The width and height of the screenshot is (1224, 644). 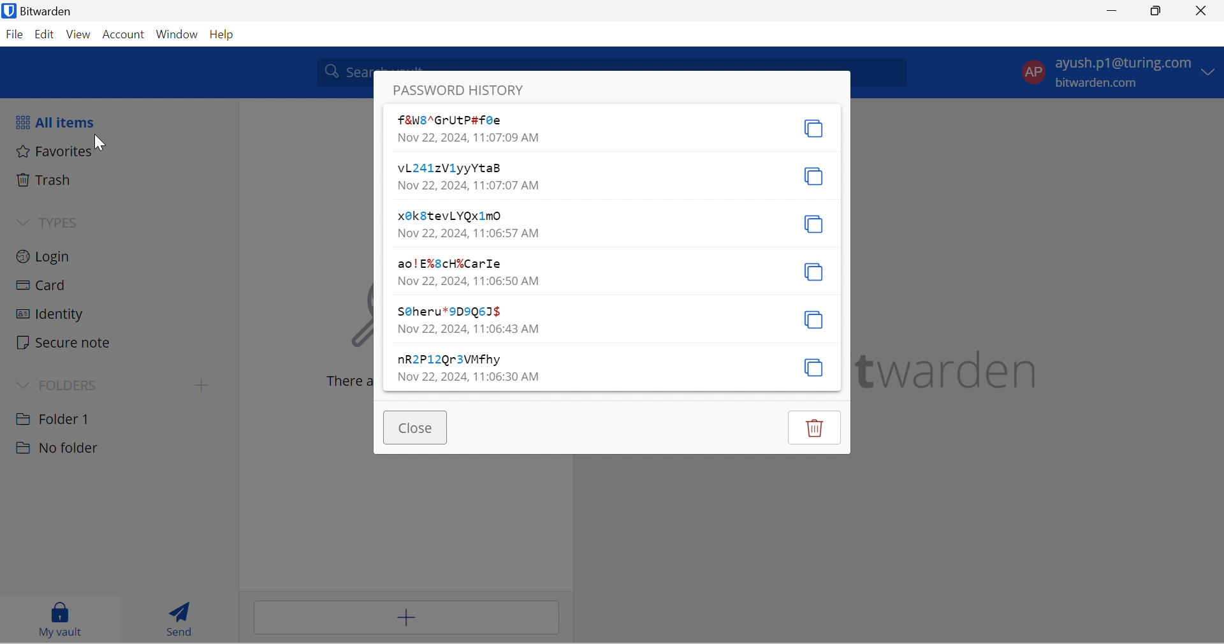 I want to click on x0k8tevLYQx1mO, so click(x=449, y=216).